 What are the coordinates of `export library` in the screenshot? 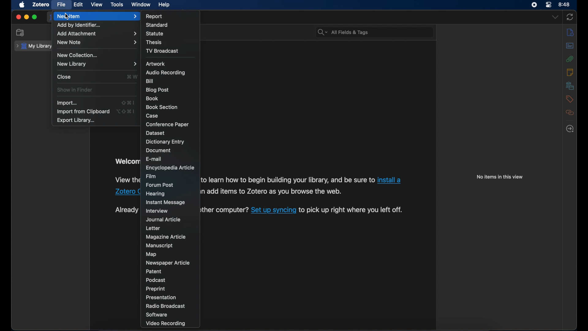 It's located at (76, 120).